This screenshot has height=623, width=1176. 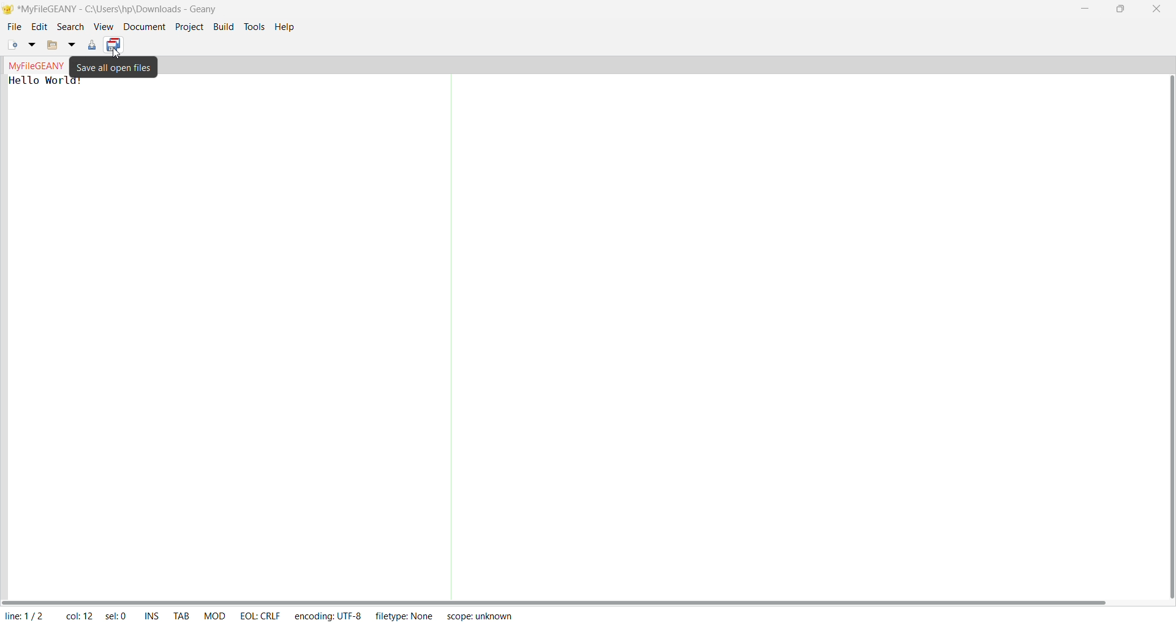 I want to click on Search, so click(x=67, y=27).